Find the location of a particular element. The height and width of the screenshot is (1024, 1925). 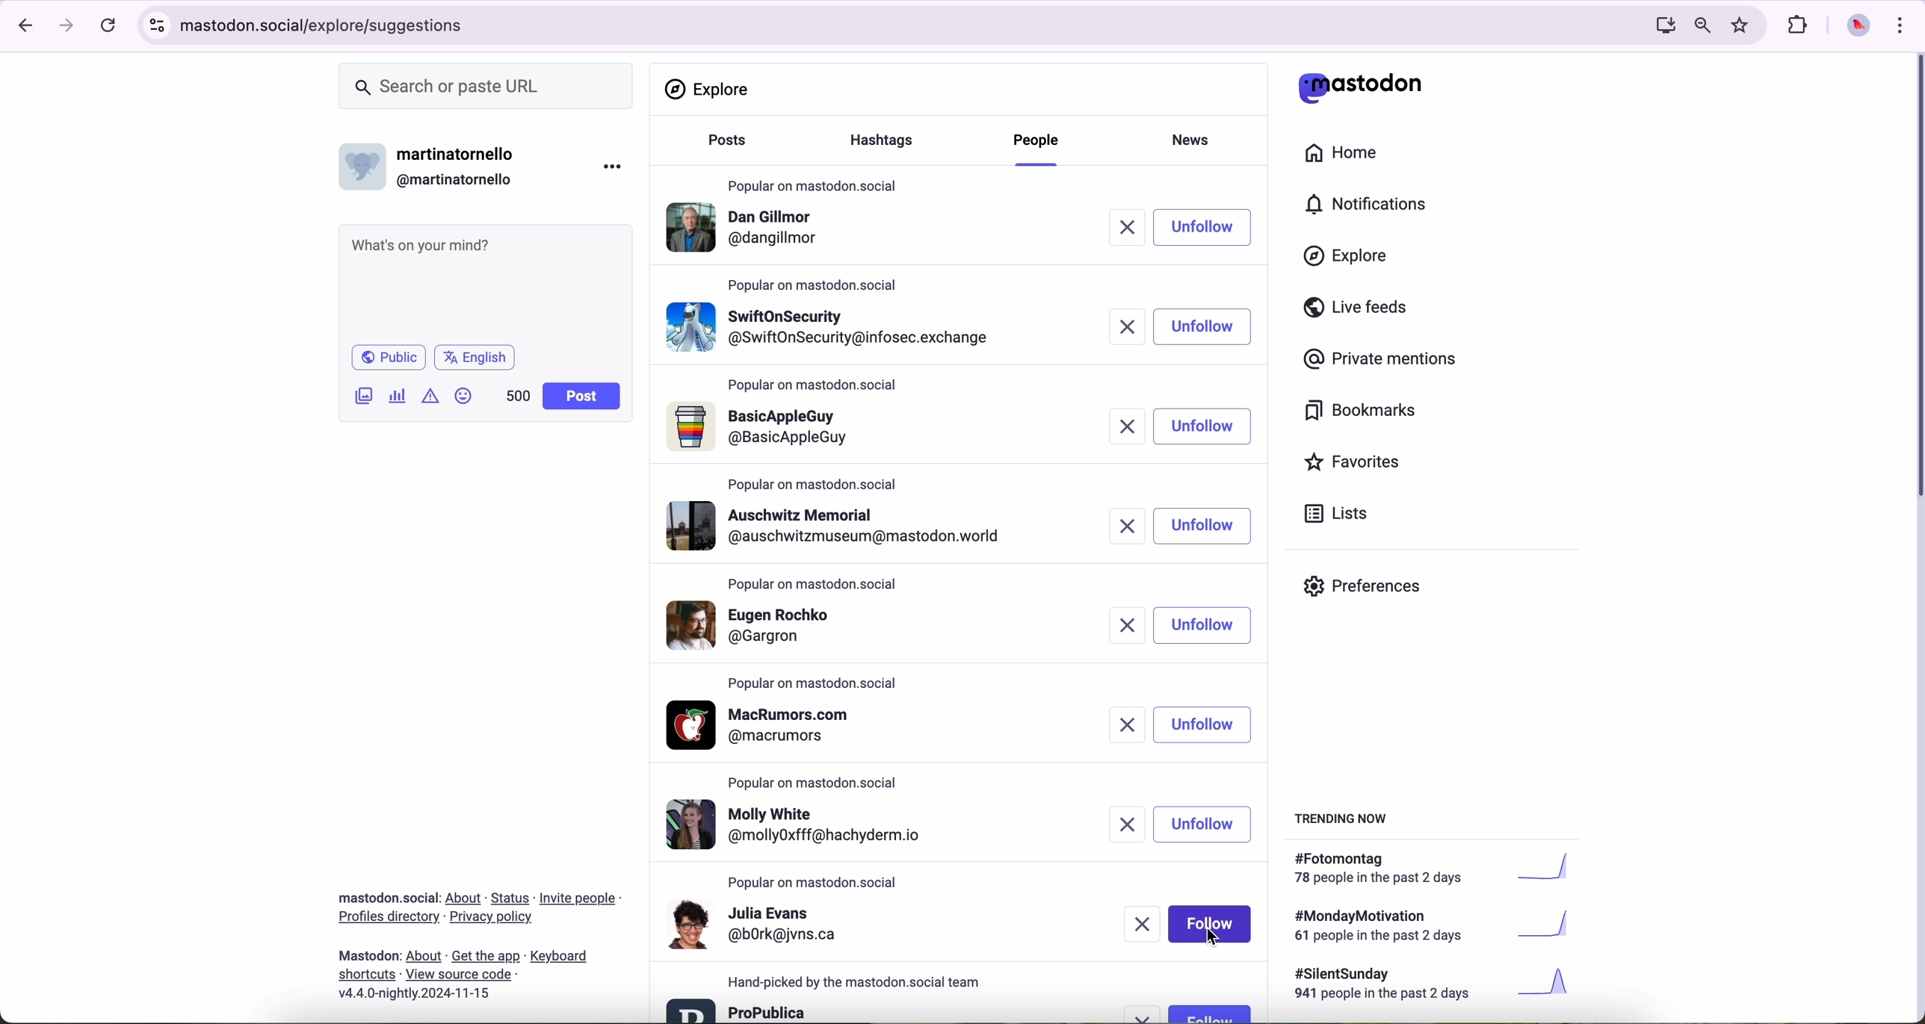

popular on mastodon.social is located at coordinates (811, 581).